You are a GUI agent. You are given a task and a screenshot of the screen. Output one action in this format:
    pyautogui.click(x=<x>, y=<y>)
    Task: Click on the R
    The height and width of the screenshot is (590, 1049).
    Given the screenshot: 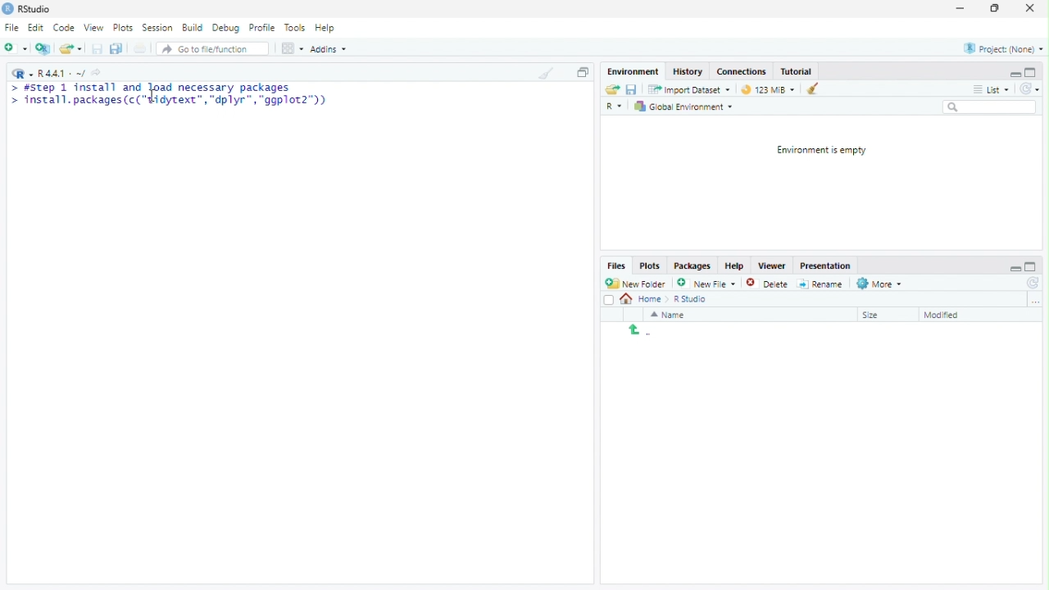 What is the action you would take?
    pyautogui.click(x=616, y=107)
    